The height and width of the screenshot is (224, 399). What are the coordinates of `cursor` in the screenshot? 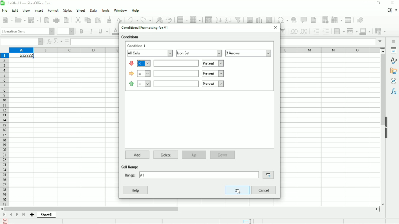 It's located at (239, 192).